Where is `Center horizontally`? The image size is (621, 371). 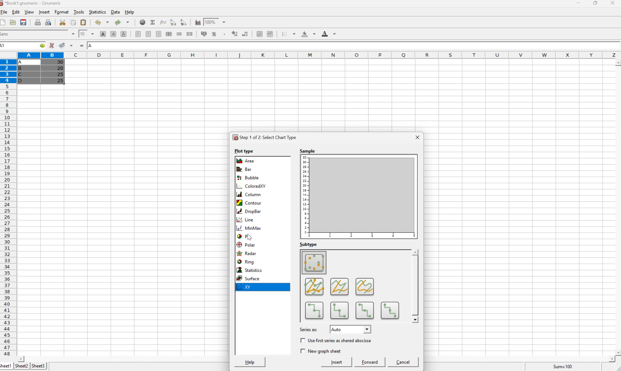 Center horizontally is located at coordinates (149, 34).